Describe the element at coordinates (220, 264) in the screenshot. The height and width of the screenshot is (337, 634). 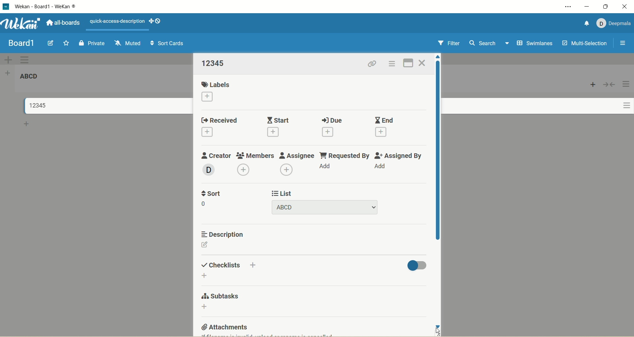
I see `checklist` at that location.